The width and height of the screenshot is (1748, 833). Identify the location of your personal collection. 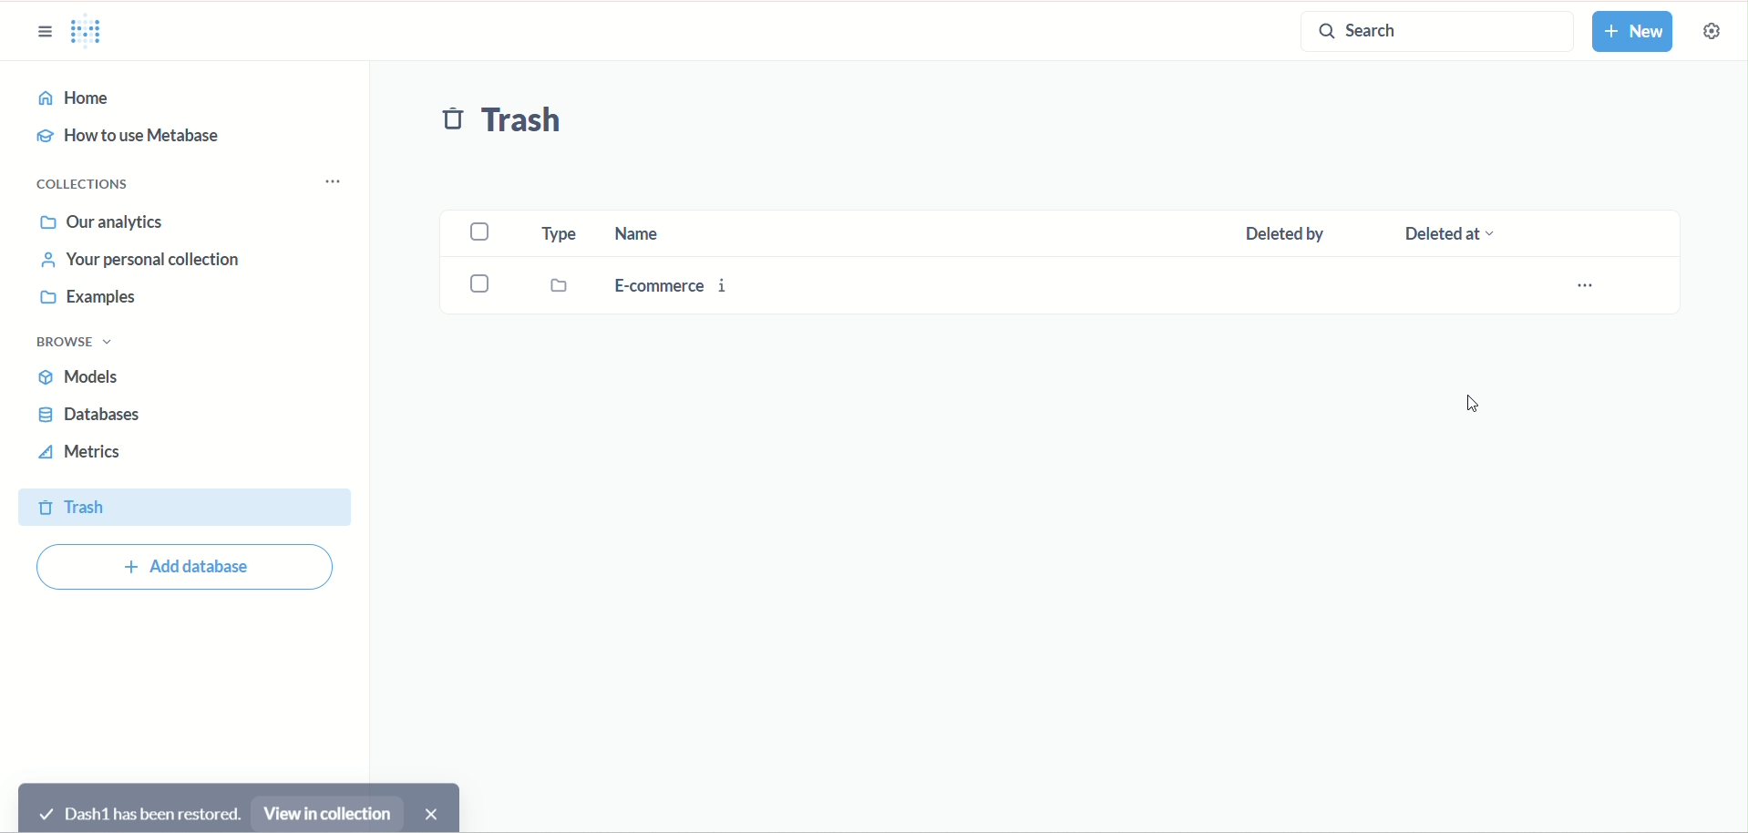
(134, 260).